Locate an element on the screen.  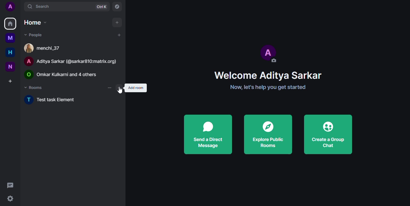
myspace is located at coordinates (10, 38).